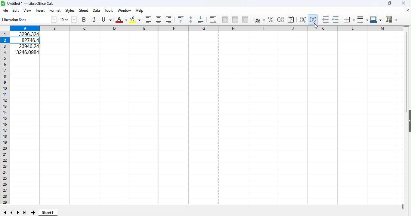  What do you see at coordinates (5, 212) in the screenshot?
I see `Scroll to first sheet` at bounding box center [5, 212].